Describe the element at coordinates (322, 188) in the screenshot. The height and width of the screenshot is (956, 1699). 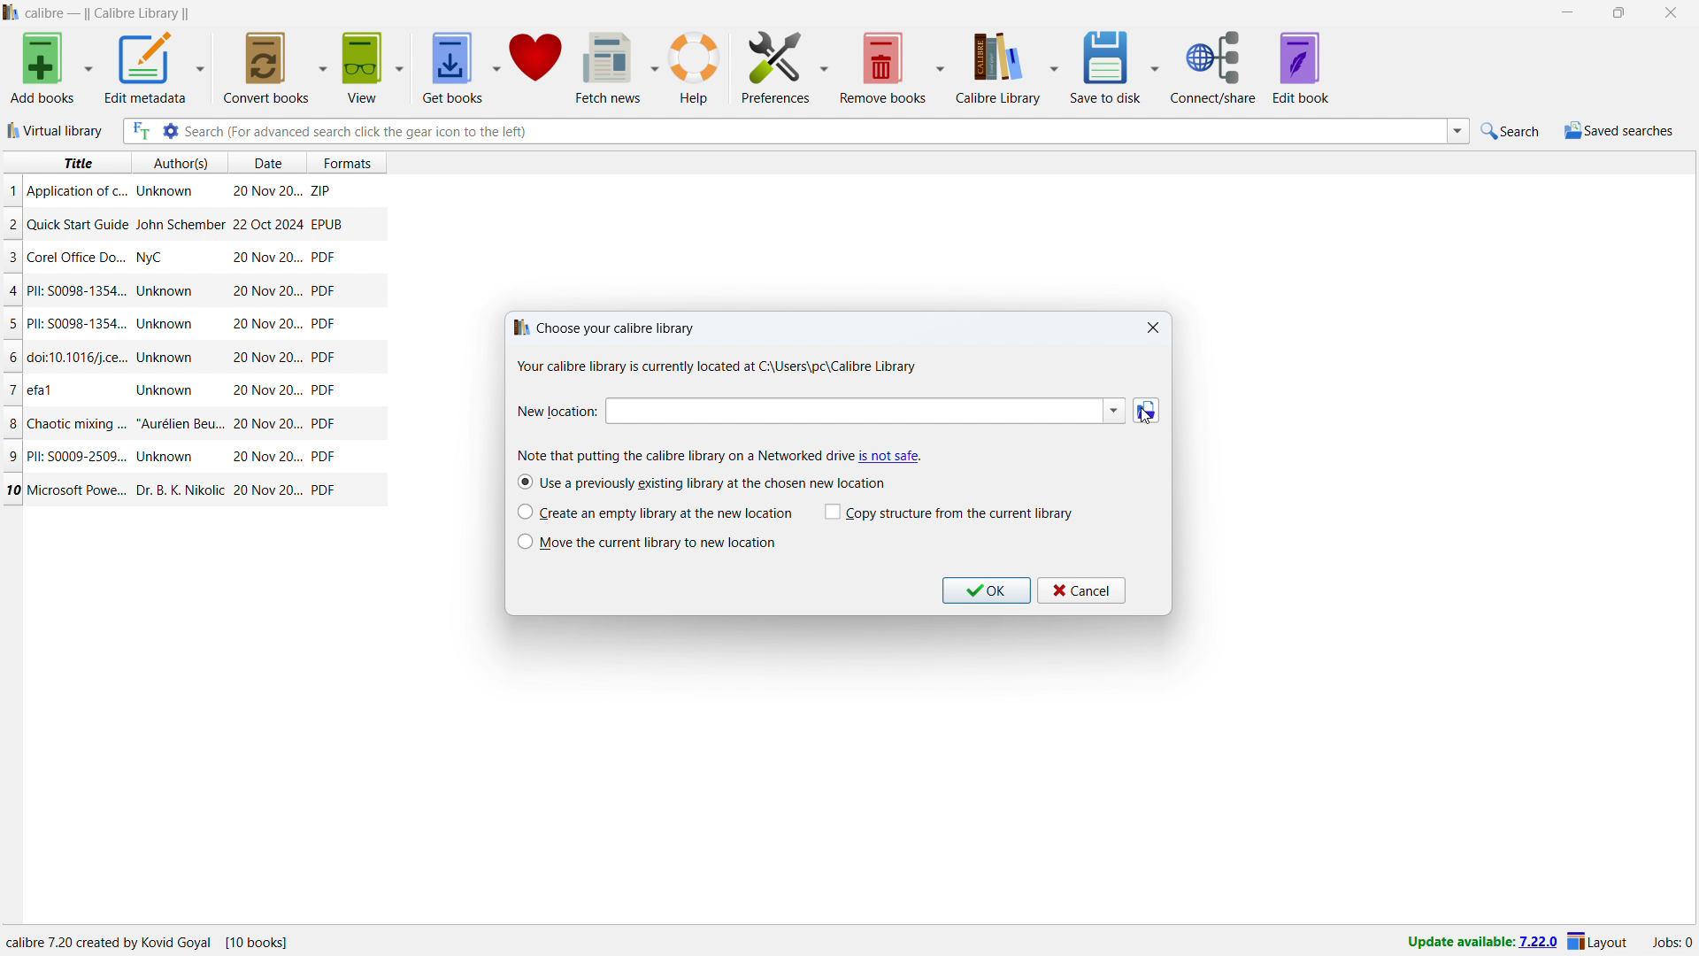
I see `ZIP` at that location.